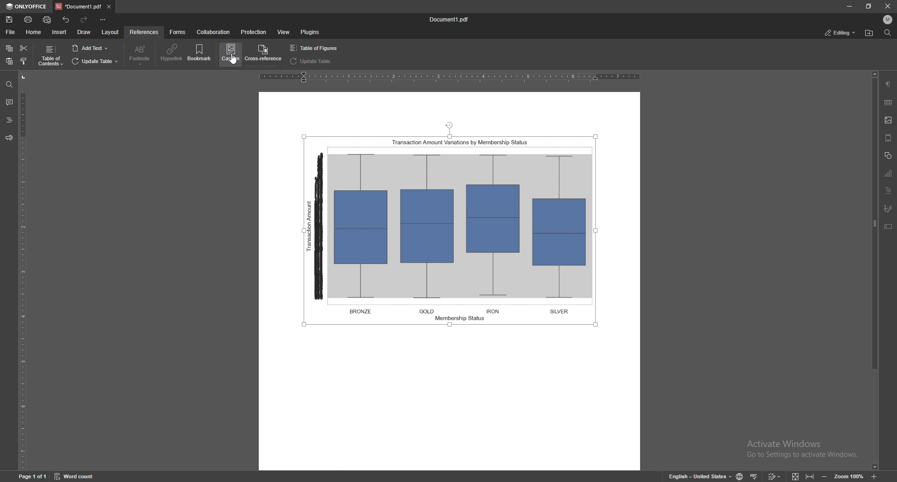 The height and width of the screenshot is (482, 897). I want to click on cut, so click(24, 49).